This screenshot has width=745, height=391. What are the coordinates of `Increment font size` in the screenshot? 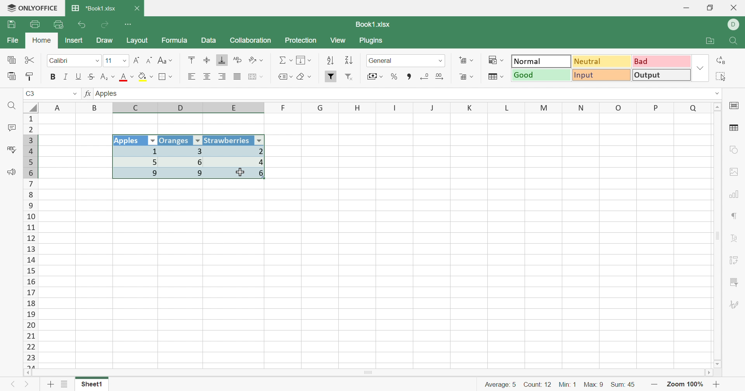 It's located at (136, 60).